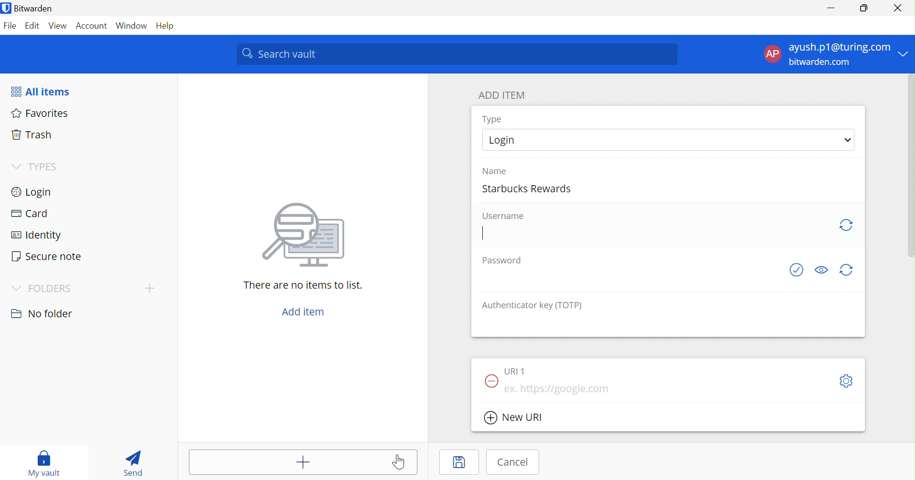 The height and width of the screenshot is (480, 915). I want to click on Search vault, so click(457, 54).